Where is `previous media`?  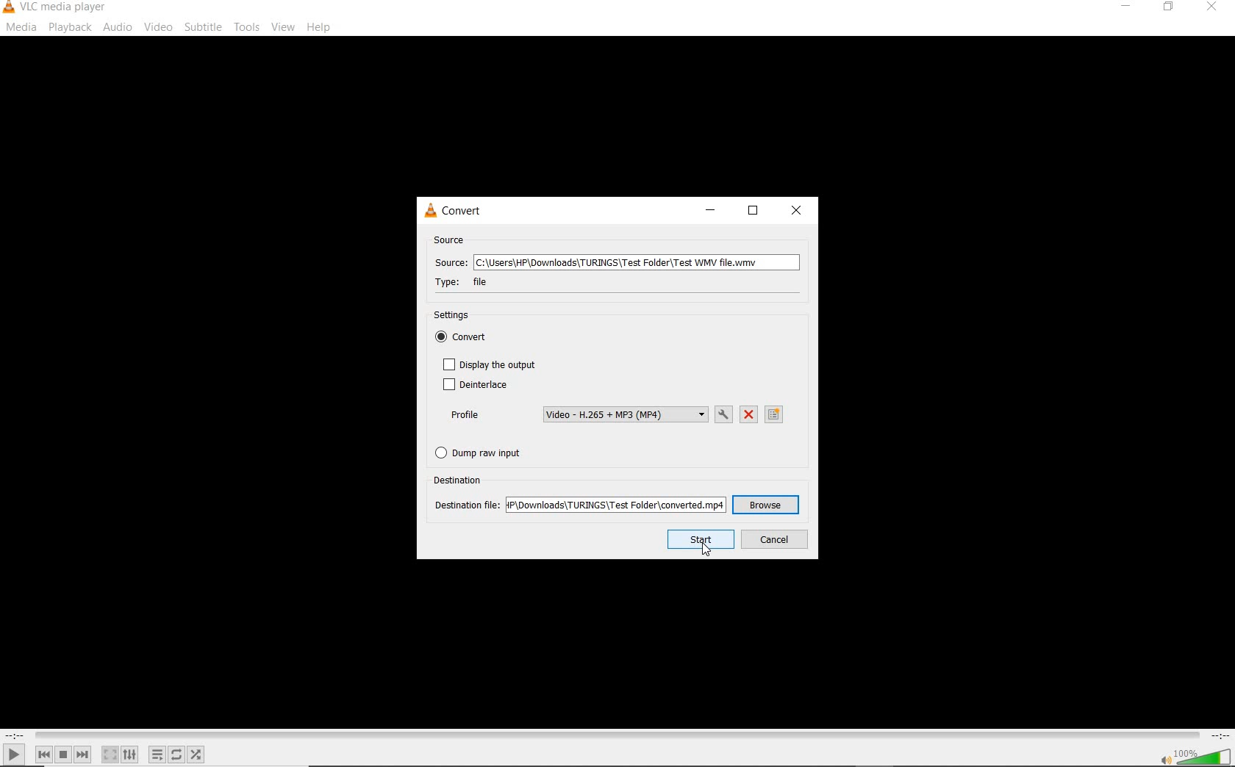
previous media is located at coordinates (43, 755).